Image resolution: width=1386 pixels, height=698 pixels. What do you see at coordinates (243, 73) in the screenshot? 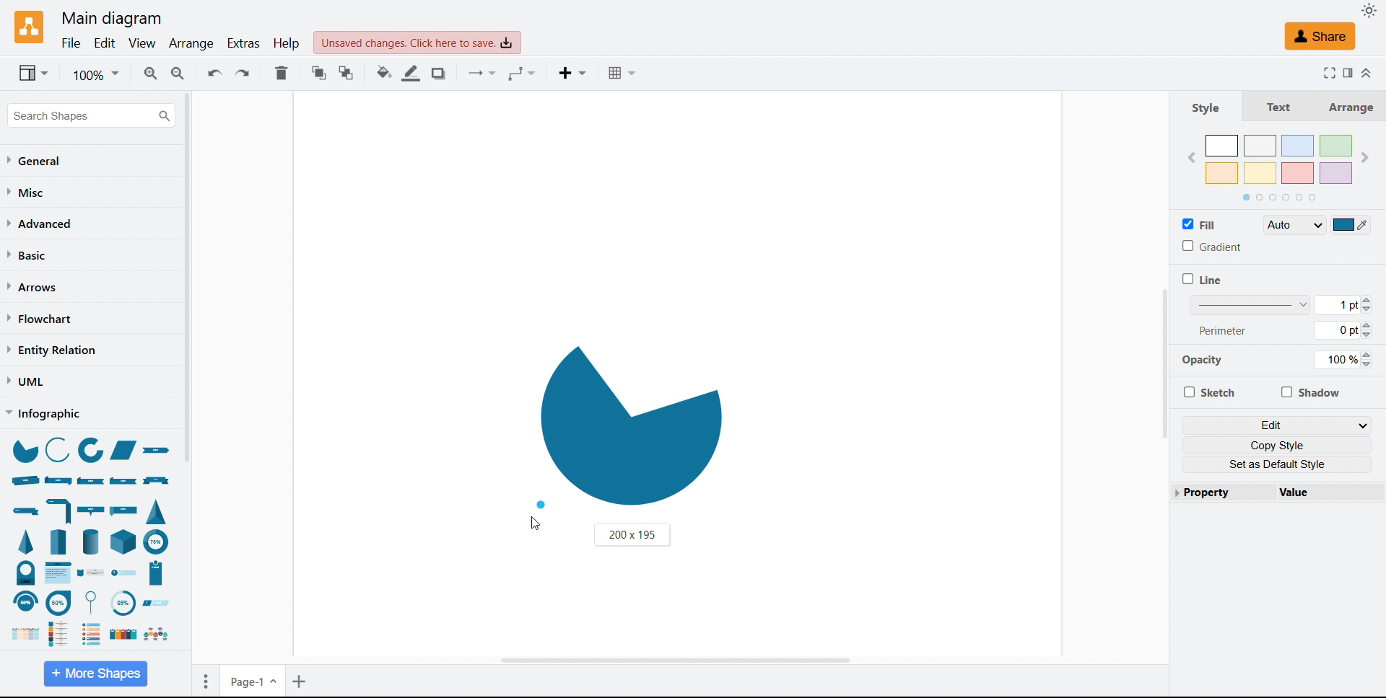
I see `Redo ` at bounding box center [243, 73].